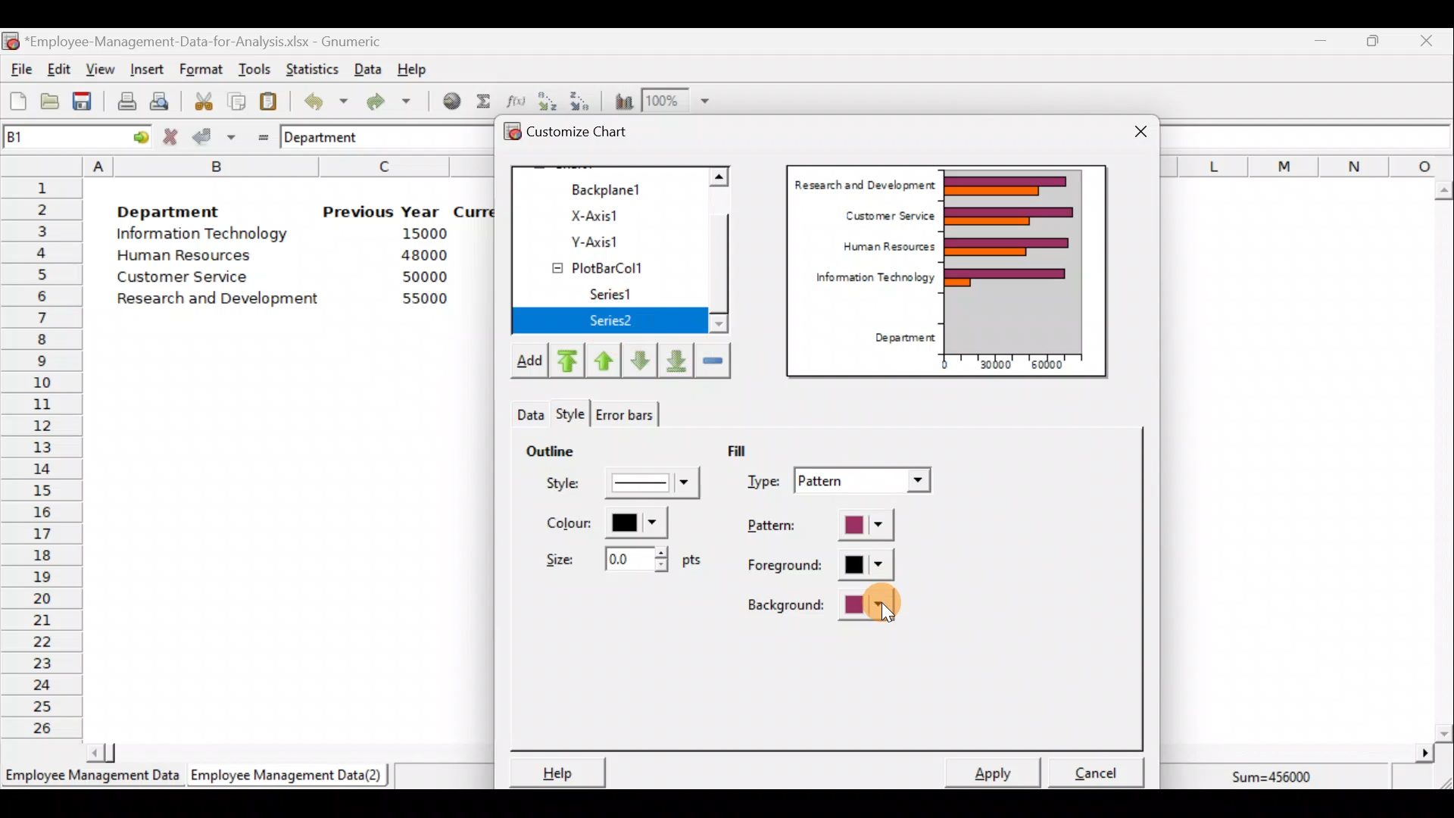  What do you see at coordinates (1280, 779) in the screenshot?
I see `Sum=456000` at bounding box center [1280, 779].